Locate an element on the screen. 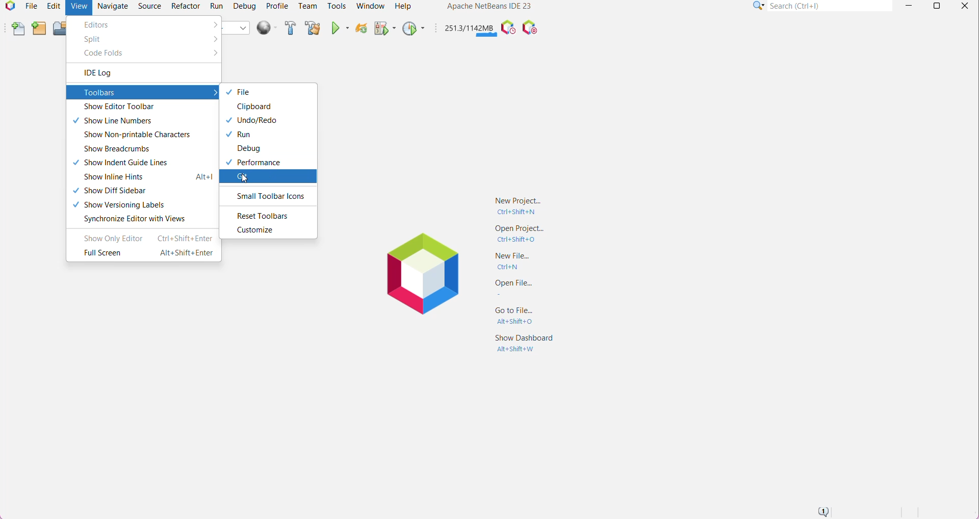 The height and width of the screenshot is (519, 979). Run All Projects is located at coordinates (266, 28).